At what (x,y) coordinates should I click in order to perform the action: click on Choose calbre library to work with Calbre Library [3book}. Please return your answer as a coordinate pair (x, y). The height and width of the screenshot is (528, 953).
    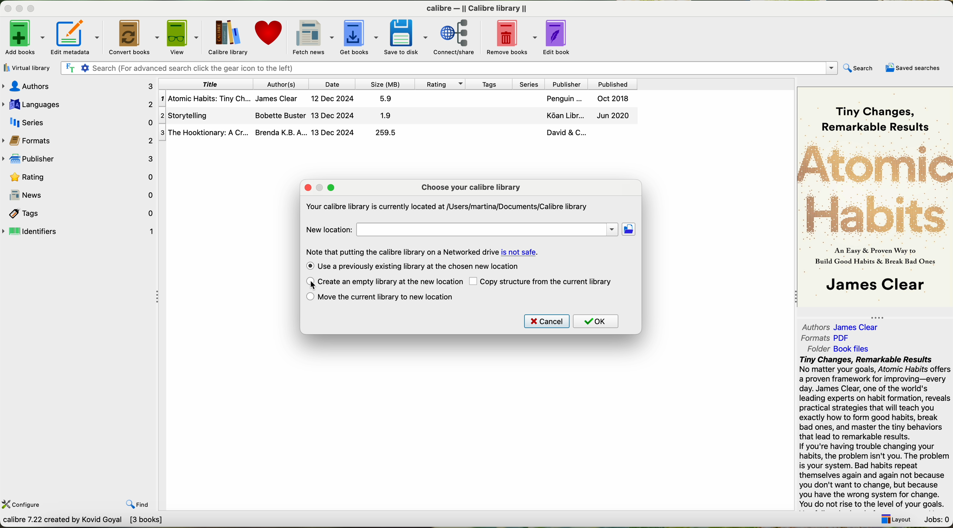
    Looking at the image, I should click on (110, 522).